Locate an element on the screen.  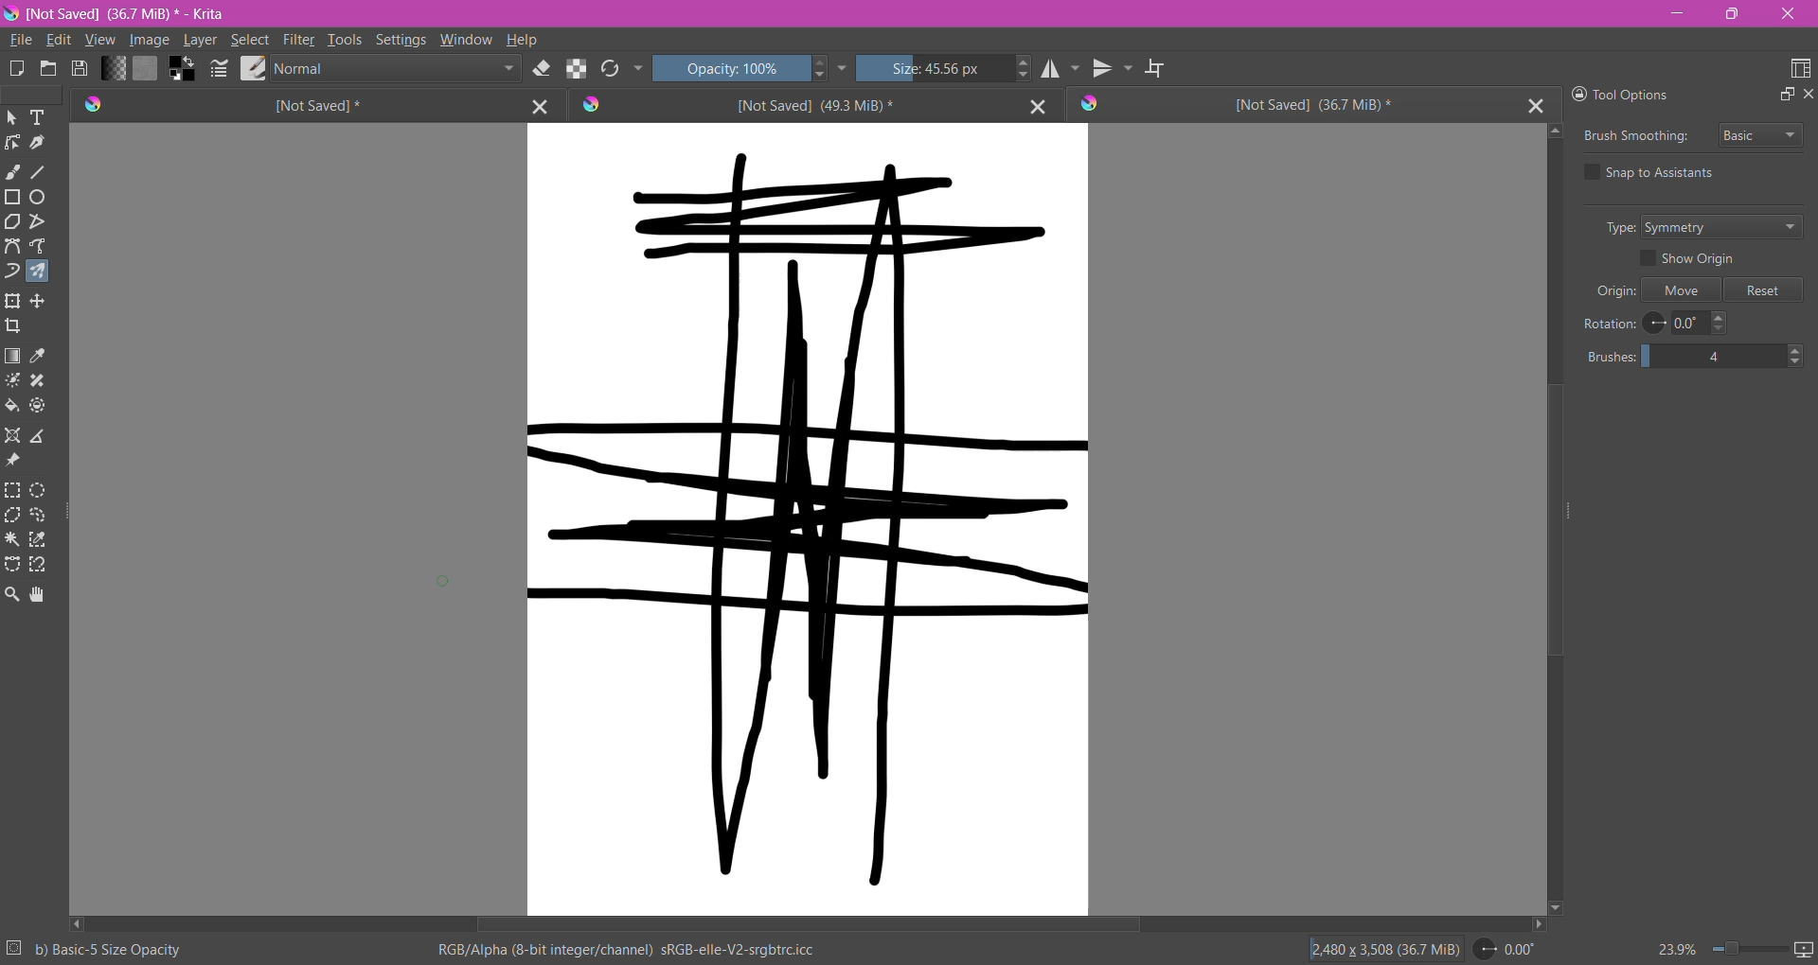
Filter is located at coordinates (298, 40).